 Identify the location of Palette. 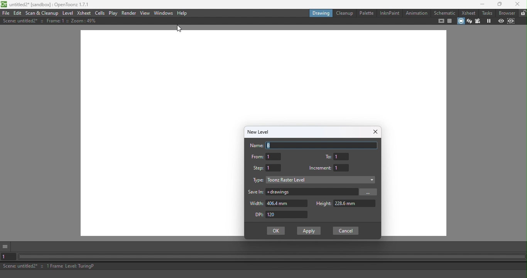
(366, 13).